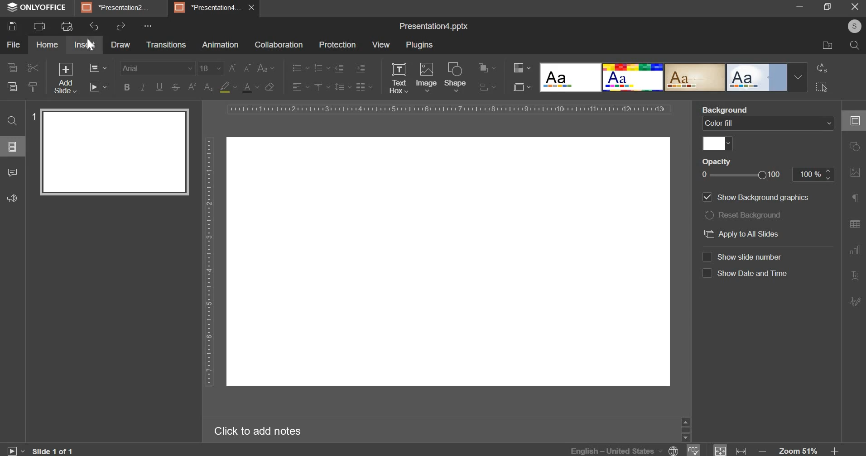  Describe the element at coordinates (740, 175) in the screenshot. I see `opacity slider` at that location.